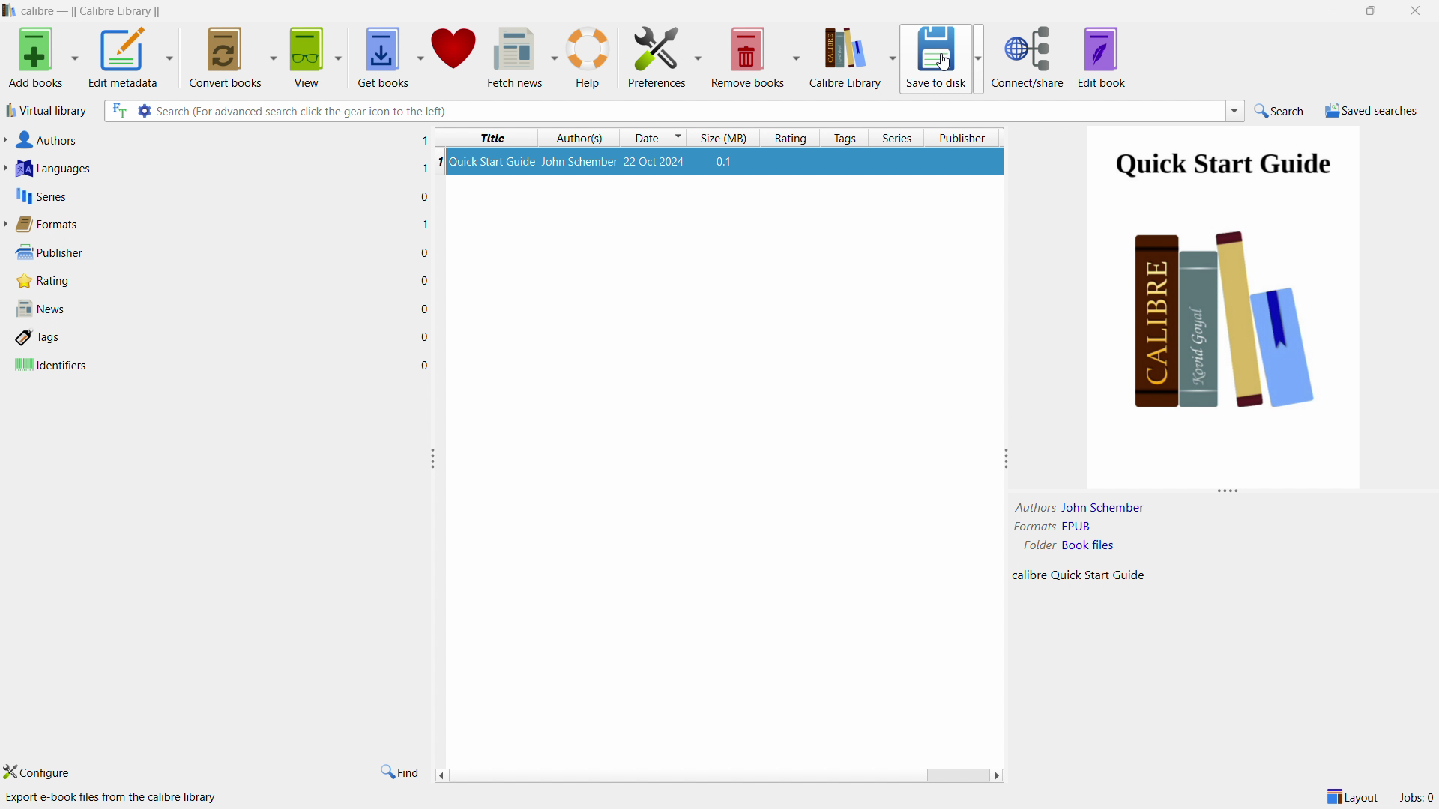 The width and height of the screenshot is (1439, 809). I want to click on Help, so click(588, 59).